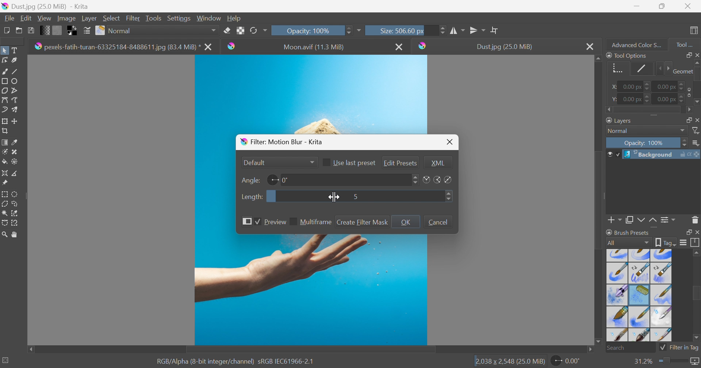 This screenshot has height=368, width=701. What do you see at coordinates (615, 221) in the screenshot?
I see `Add Layer` at bounding box center [615, 221].